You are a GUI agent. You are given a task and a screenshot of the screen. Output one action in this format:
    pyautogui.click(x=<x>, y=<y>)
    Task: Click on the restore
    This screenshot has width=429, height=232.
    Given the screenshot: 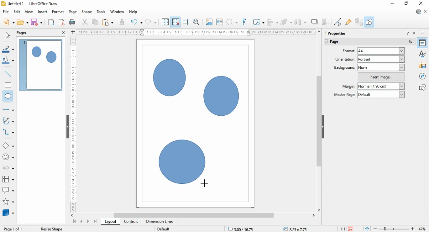 What is the action you would take?
    pyautogui.click(x=407, y=4)
    